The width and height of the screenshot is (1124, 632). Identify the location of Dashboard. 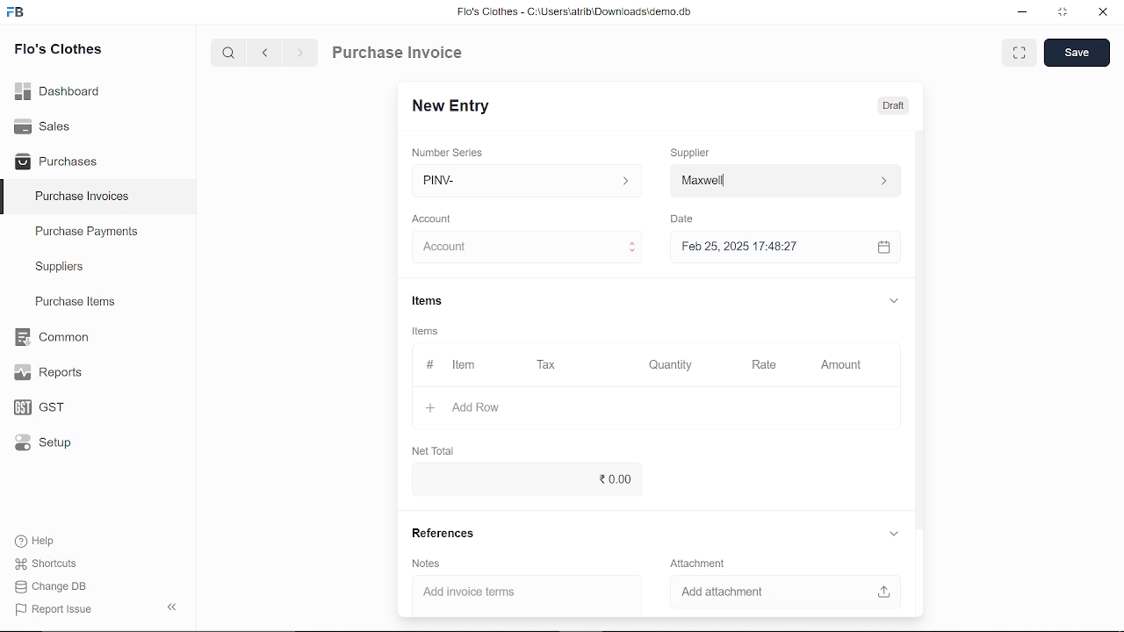
(58, 90).